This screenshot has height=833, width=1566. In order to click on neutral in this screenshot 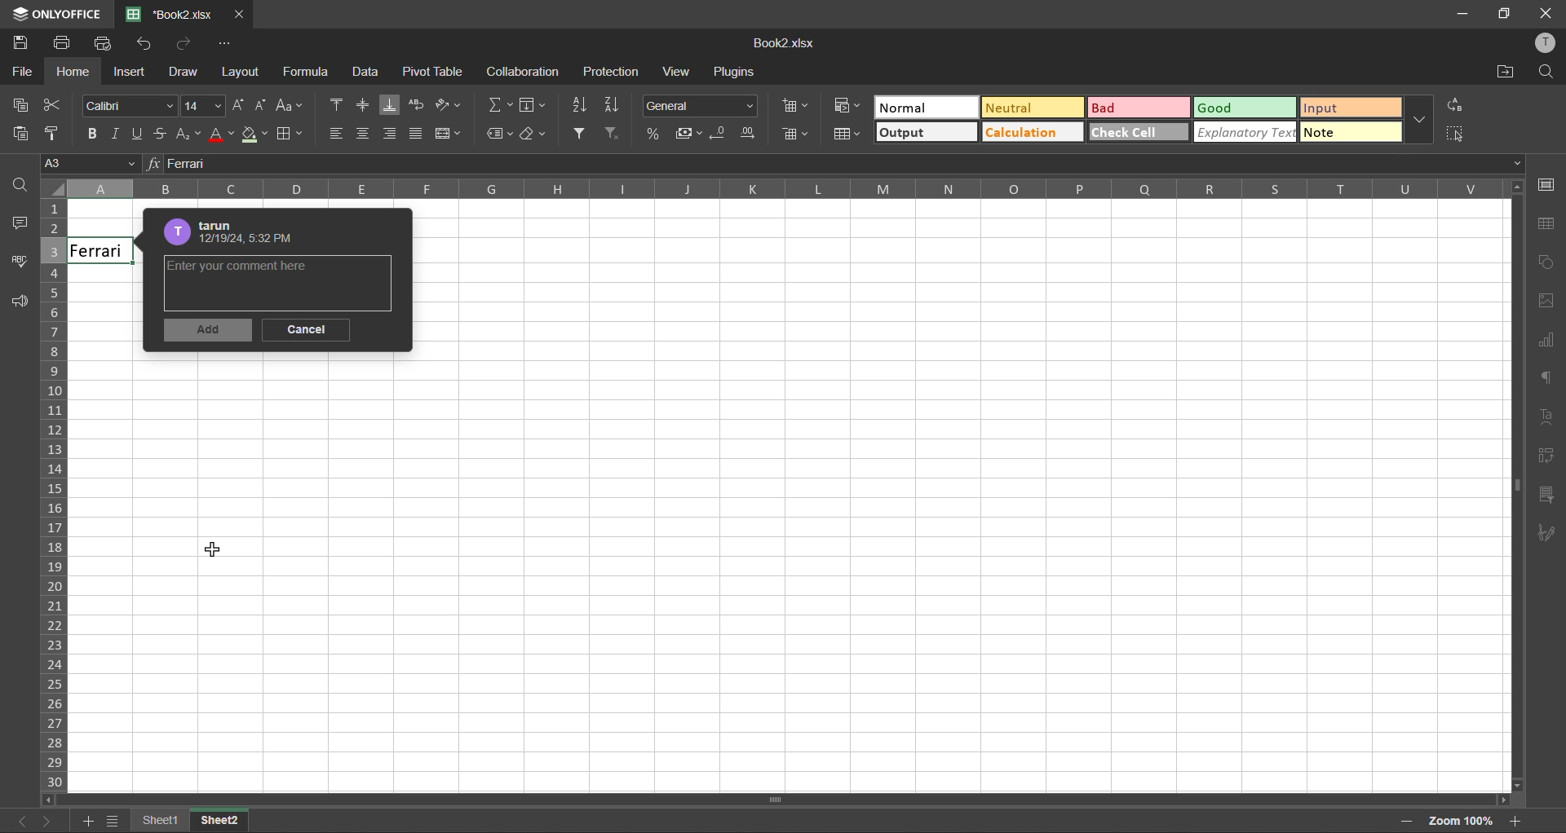, I will do `click(1023, 107)`.